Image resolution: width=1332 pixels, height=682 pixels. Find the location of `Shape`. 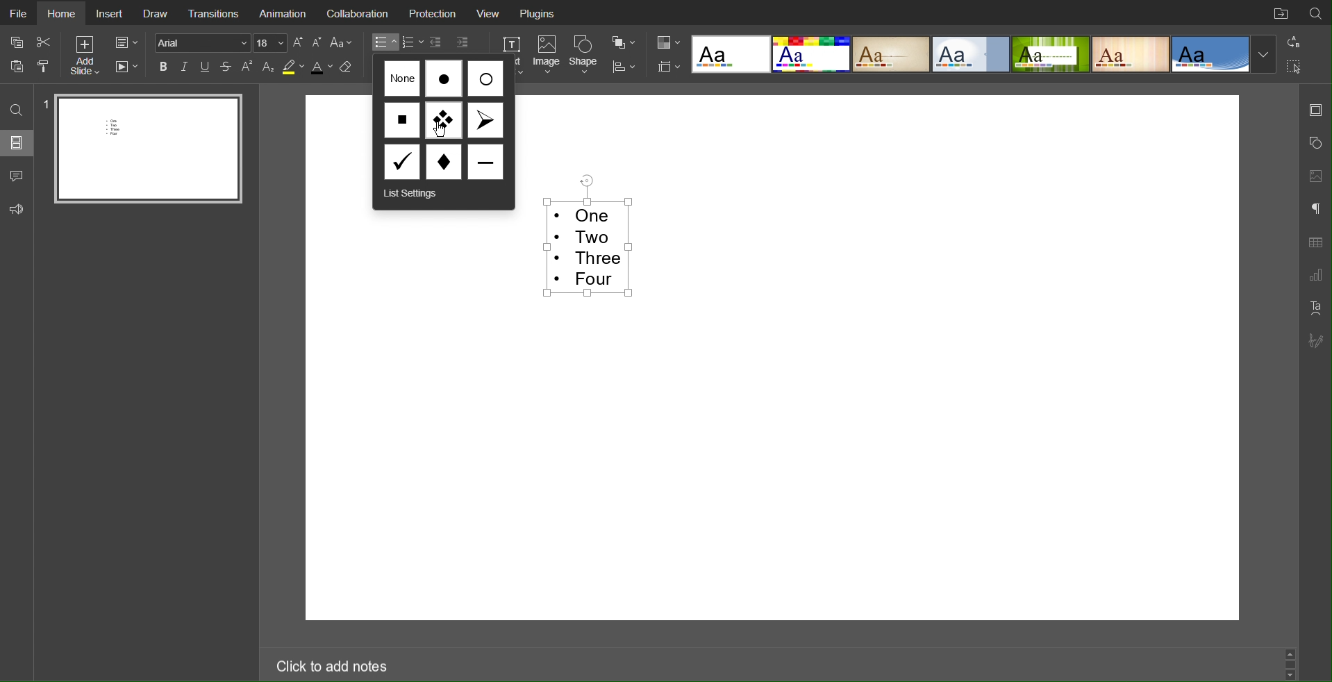

Shape is located at coordinates (587, 58).